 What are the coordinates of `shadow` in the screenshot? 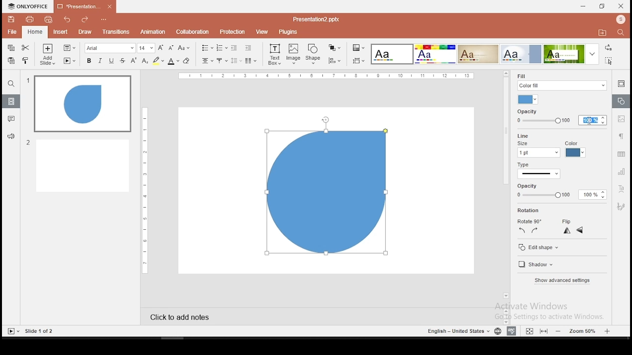 It's located at (538, 265).